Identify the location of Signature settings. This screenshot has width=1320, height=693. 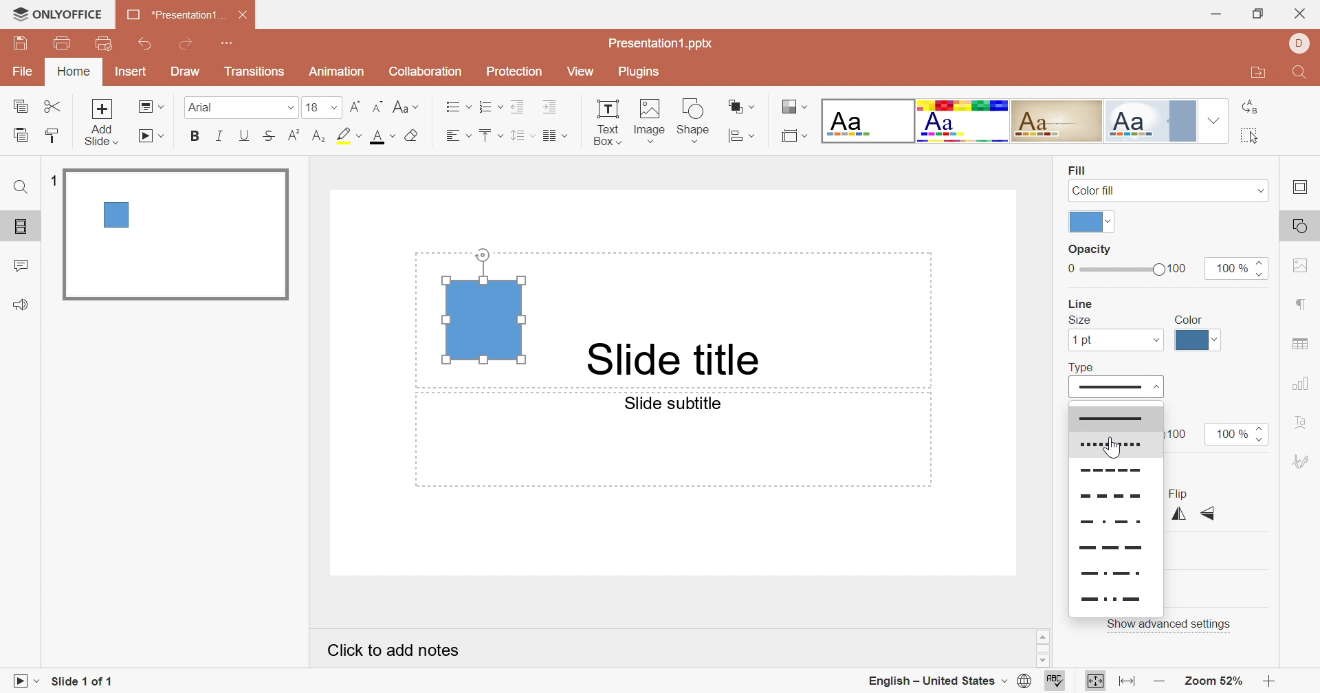
(1302, 459).